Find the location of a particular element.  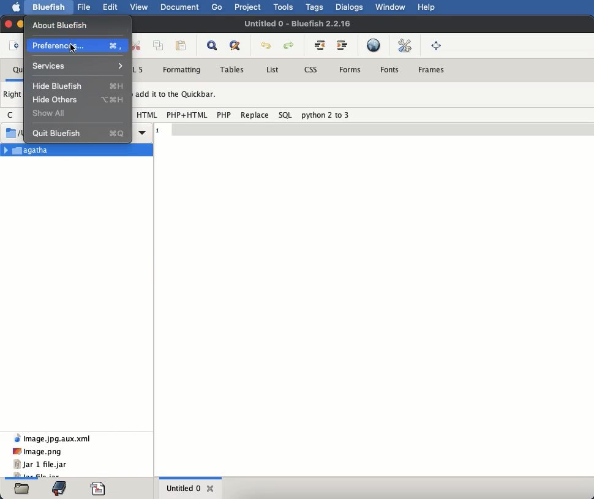

python 2 to 3 is located at coordinates (326, 115).